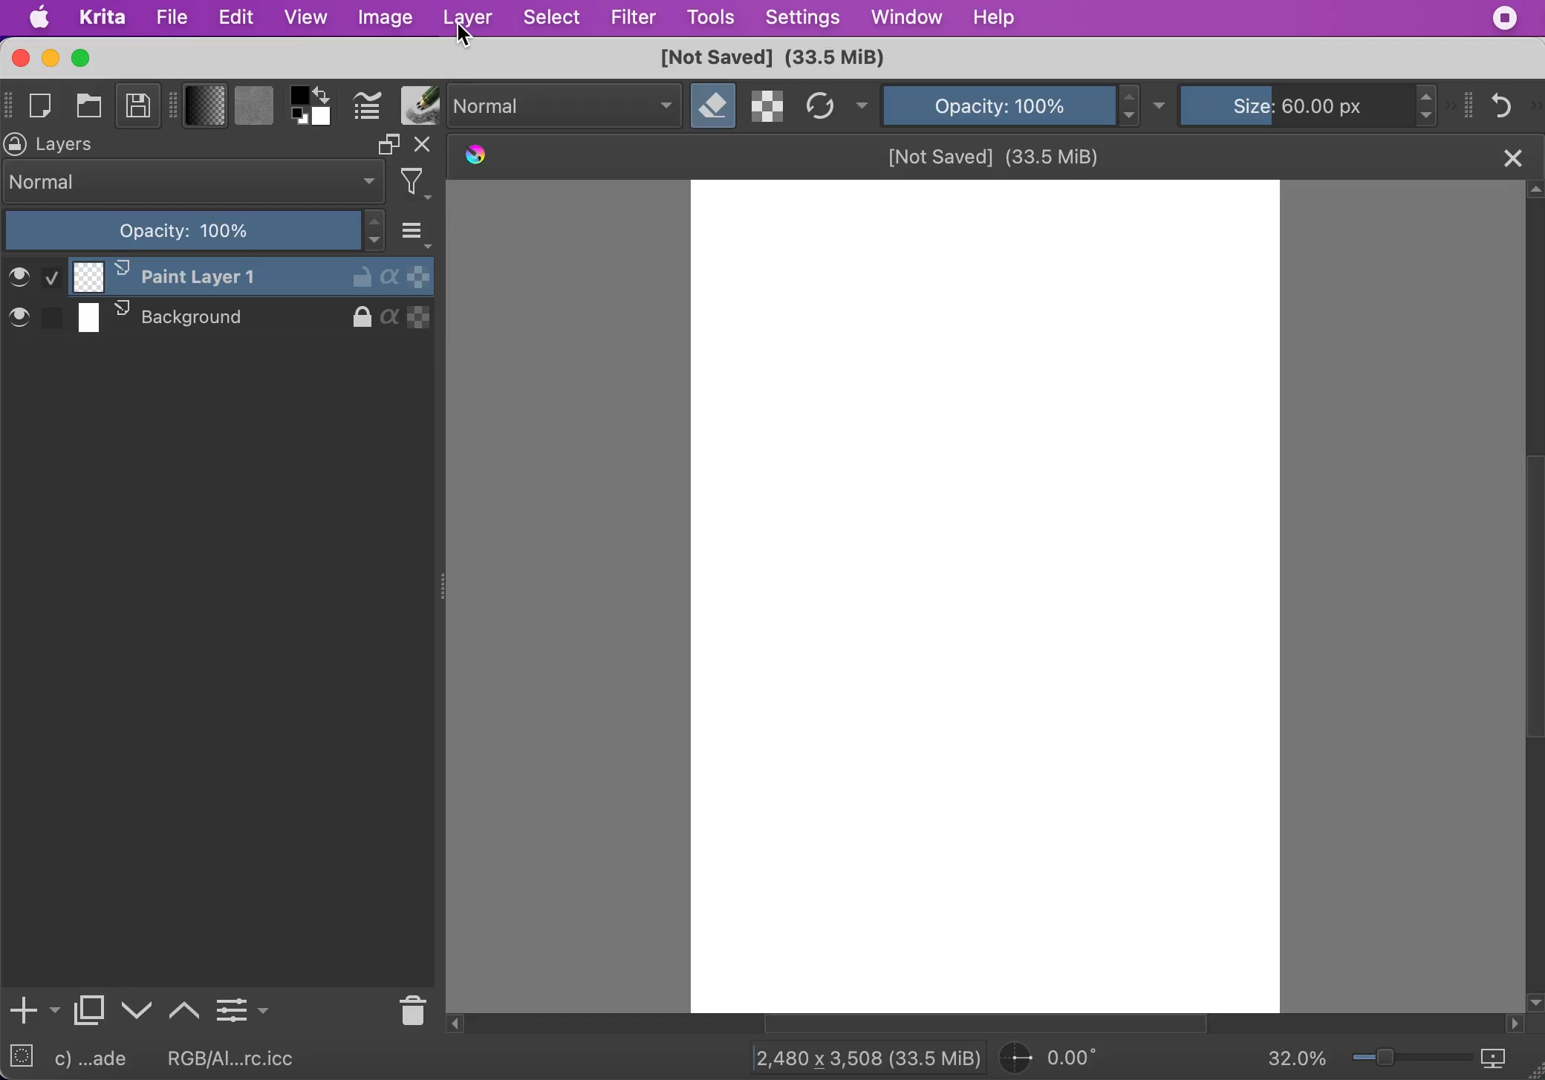 The image size is (1545, 1080). I want to click on window, so click(905, 19).